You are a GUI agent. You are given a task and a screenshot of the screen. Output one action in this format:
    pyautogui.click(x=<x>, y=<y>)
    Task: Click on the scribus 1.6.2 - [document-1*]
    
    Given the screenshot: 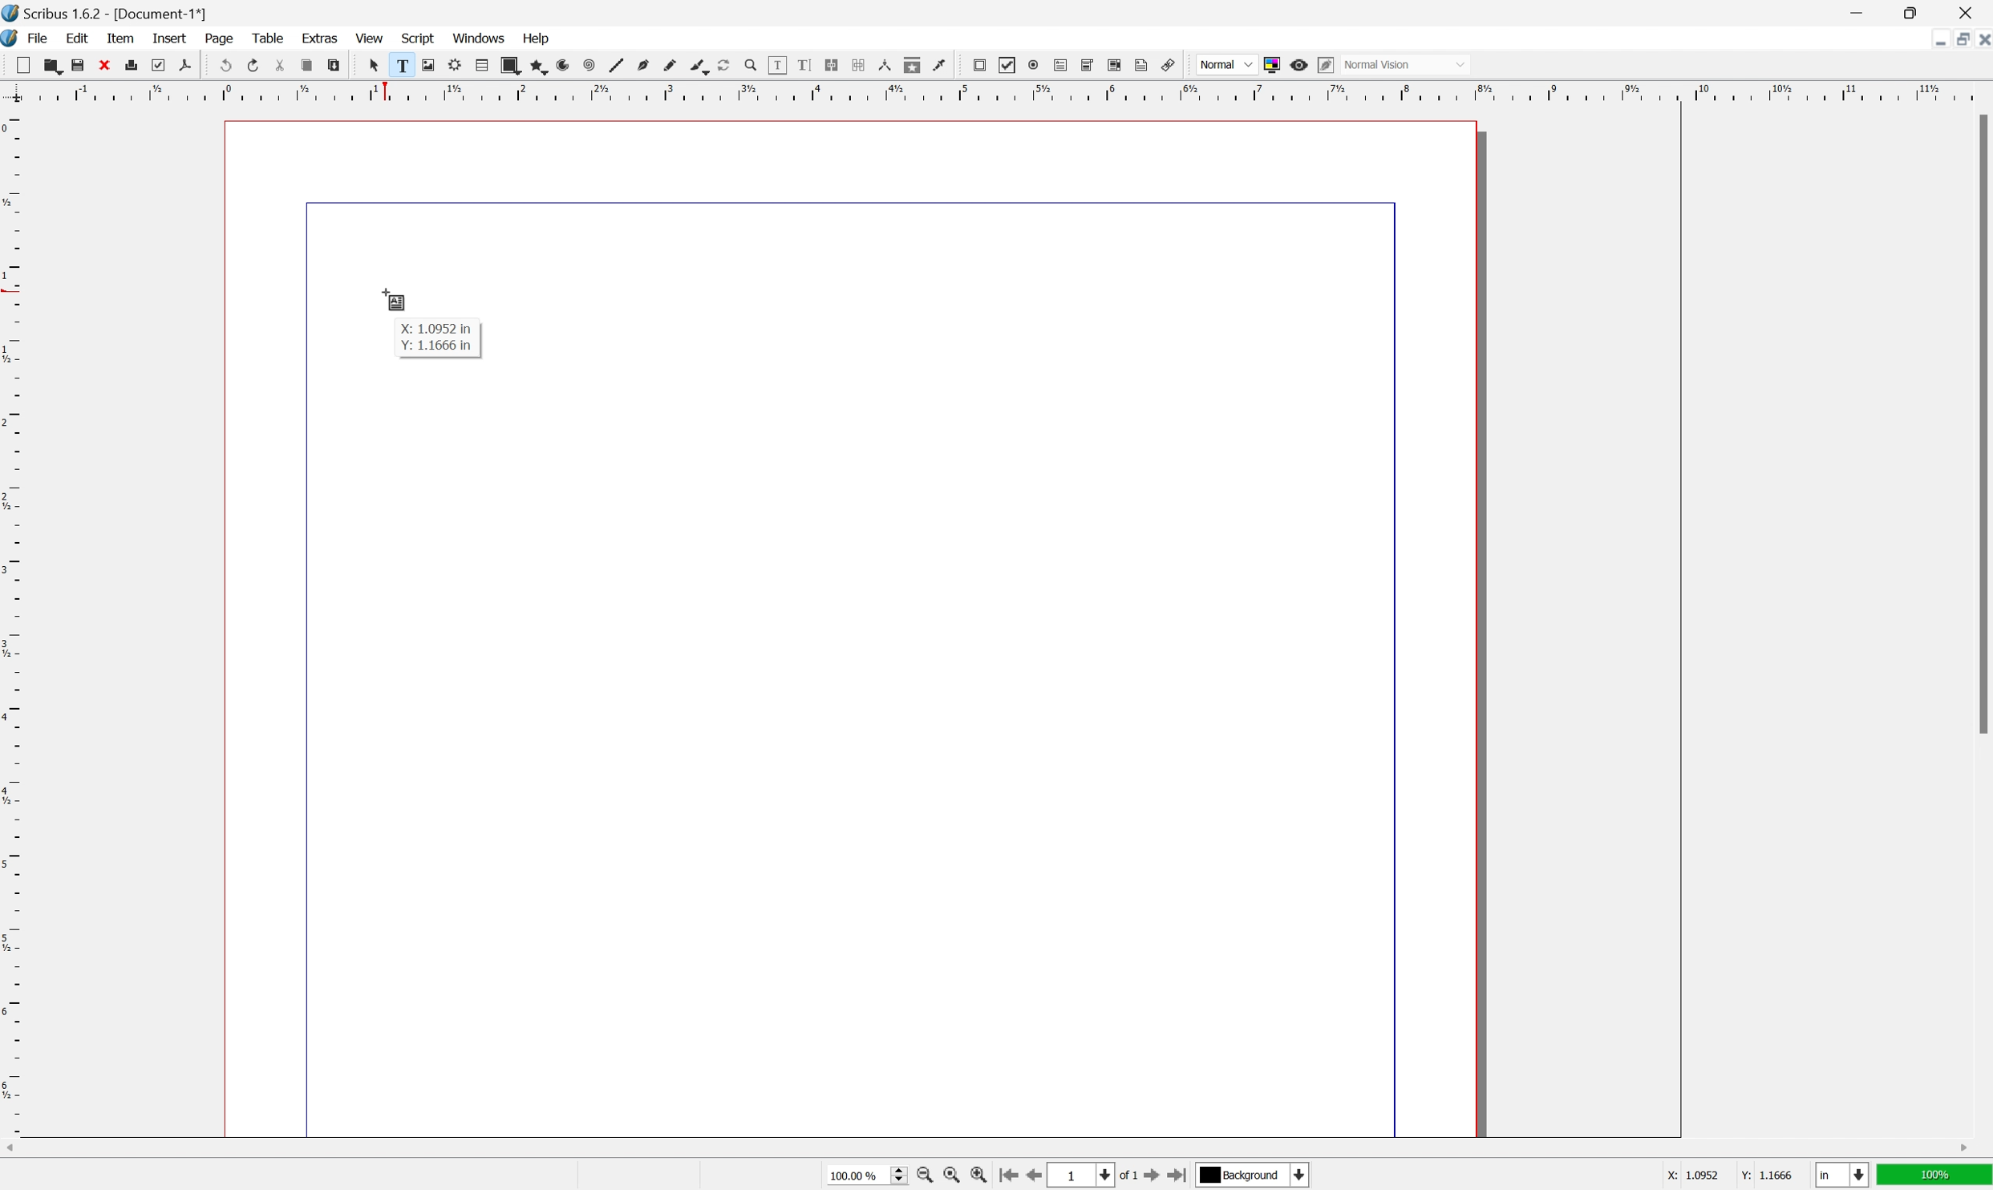 What is the action you would take?
    pyautogui.click(x=105, y=12)
    